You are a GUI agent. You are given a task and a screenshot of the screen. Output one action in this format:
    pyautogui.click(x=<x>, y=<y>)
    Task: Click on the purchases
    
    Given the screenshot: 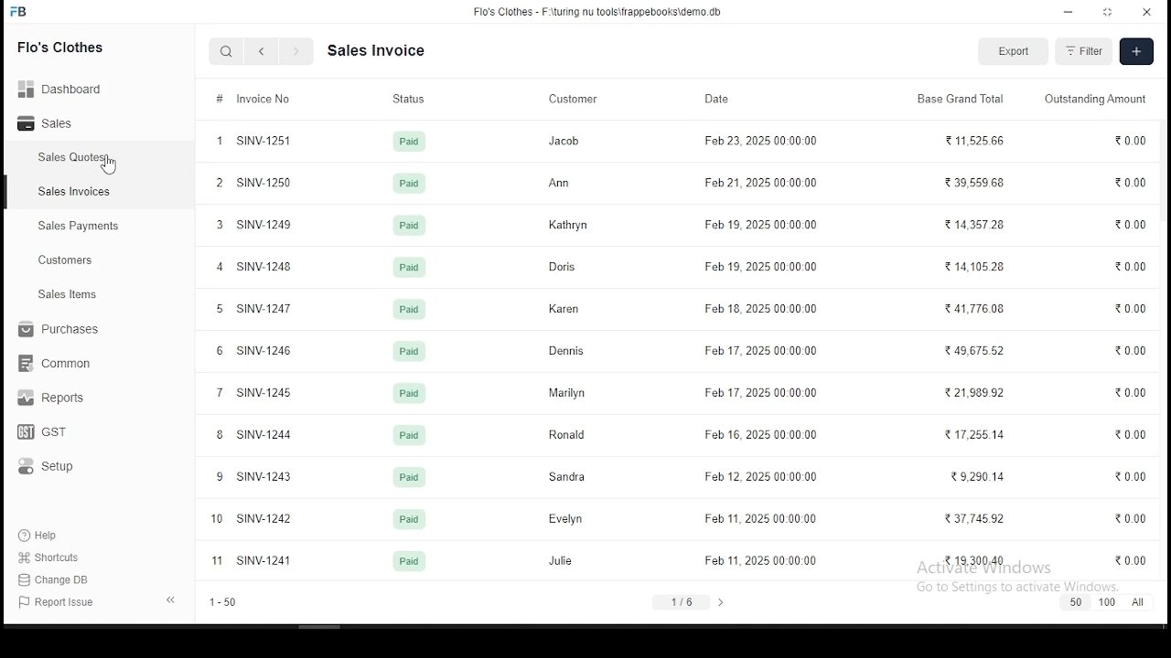 What is the action you would take?
    pyautogui.click(x=59, y=331)
    